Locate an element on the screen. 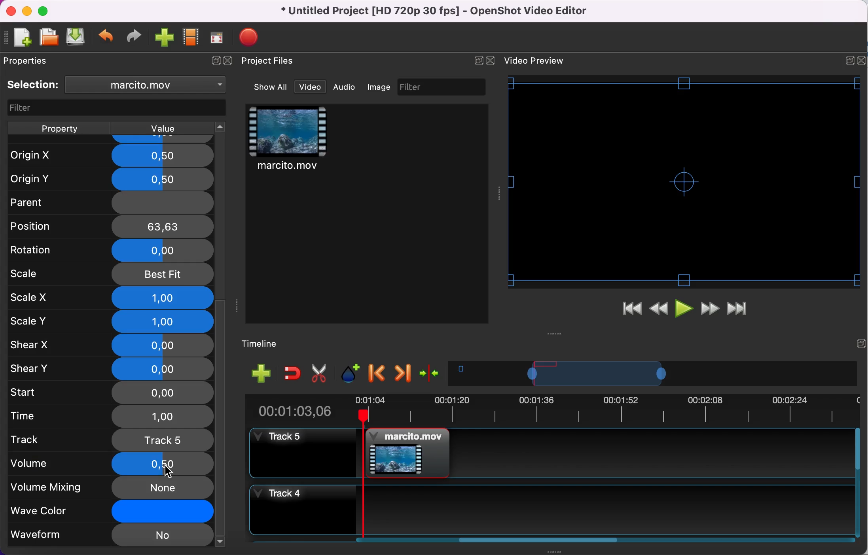 This screenshot has width=868, height=555. project files is located at coordinates (269, 61).